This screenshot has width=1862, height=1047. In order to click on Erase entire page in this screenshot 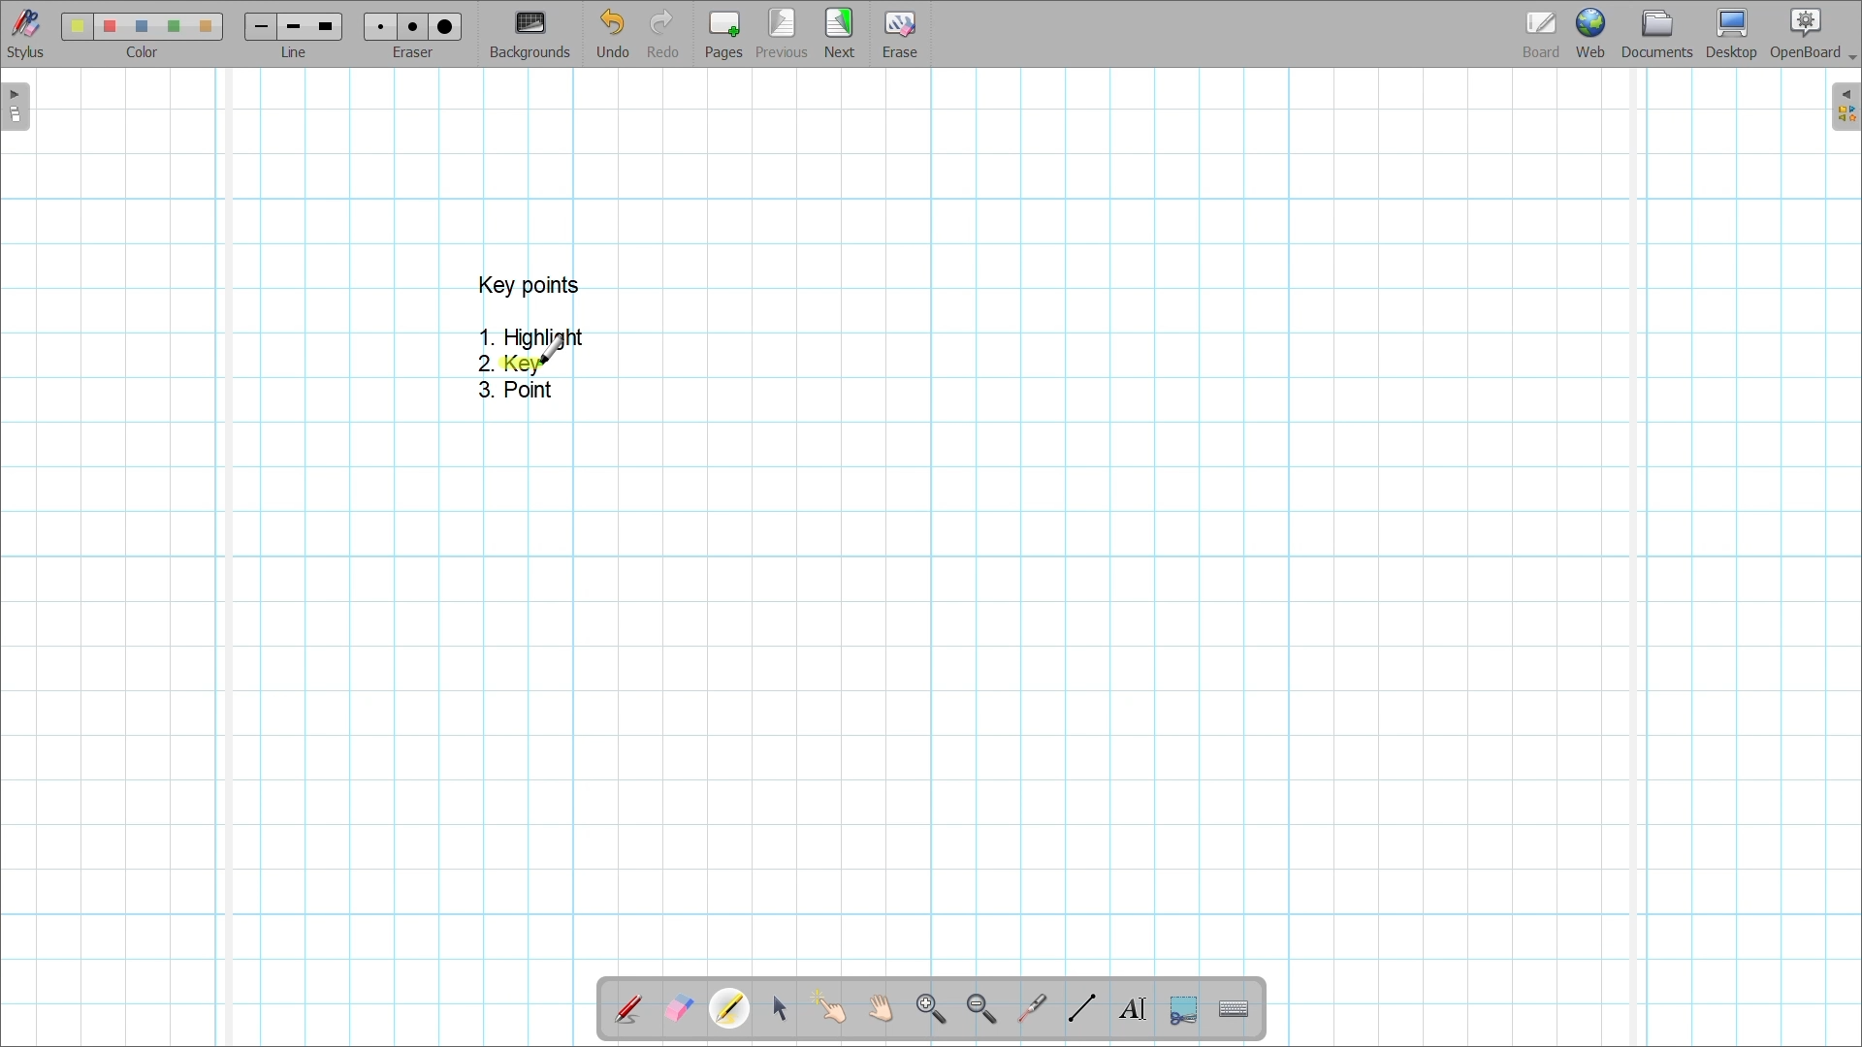, I will do `click(899, 35)`.